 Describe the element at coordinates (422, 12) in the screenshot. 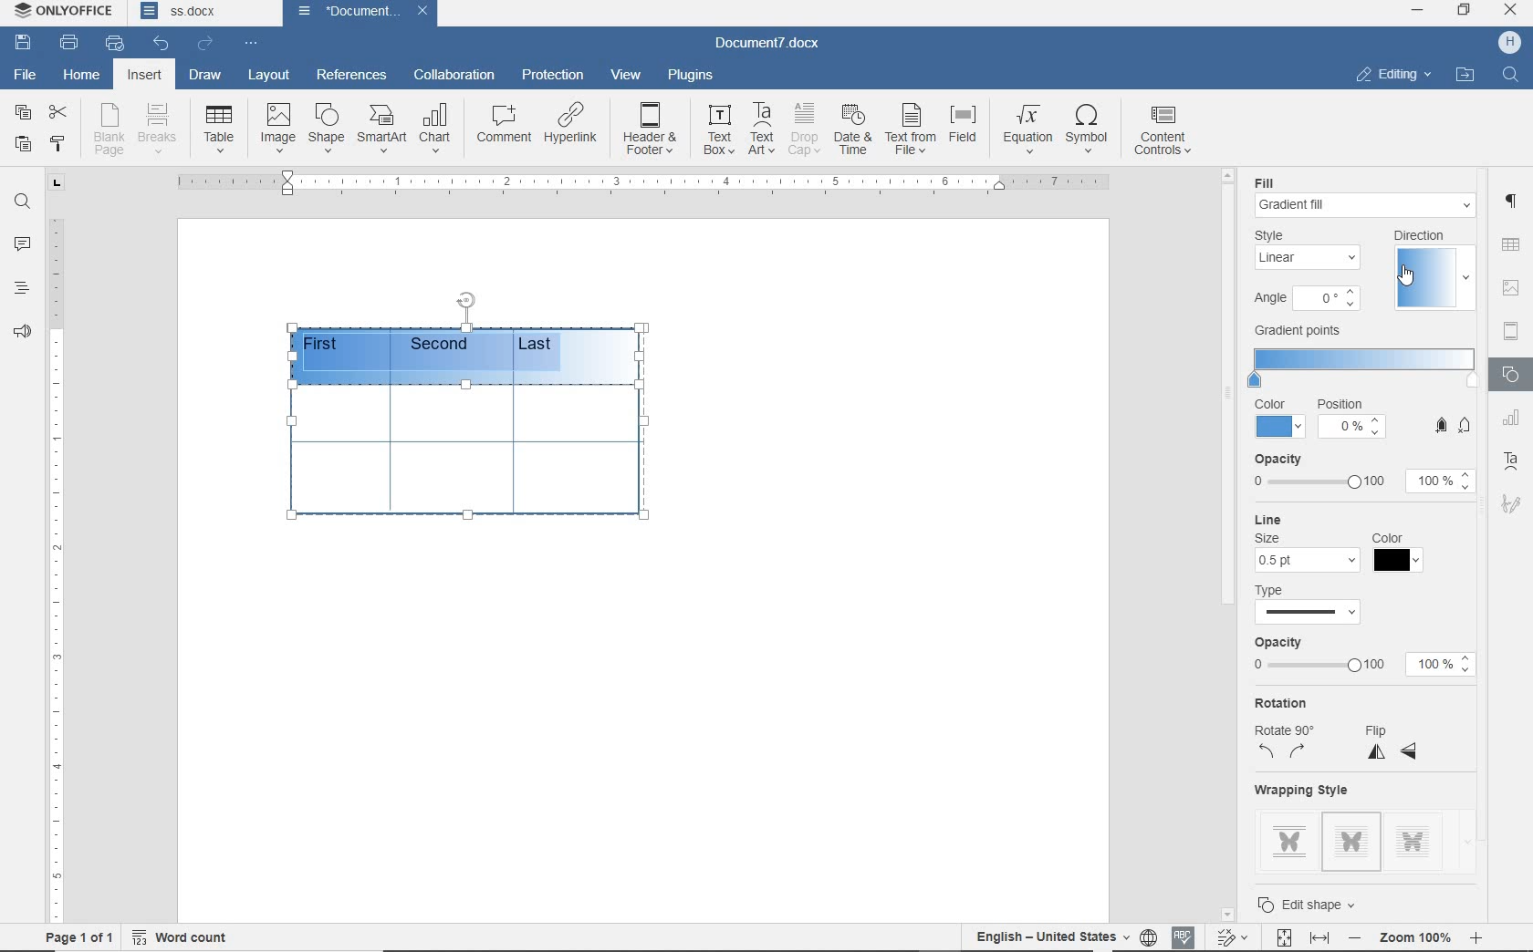

I see `close` at that location.